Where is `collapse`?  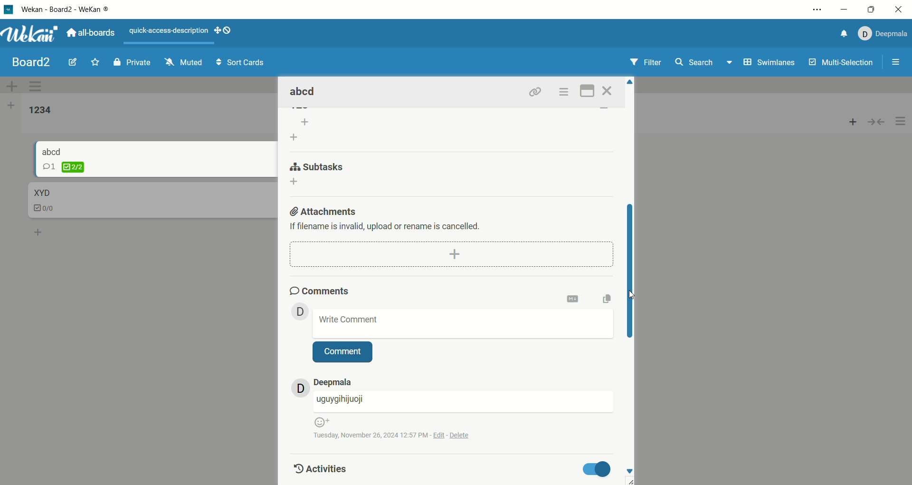
collapse is located at coordinates (876, 122).